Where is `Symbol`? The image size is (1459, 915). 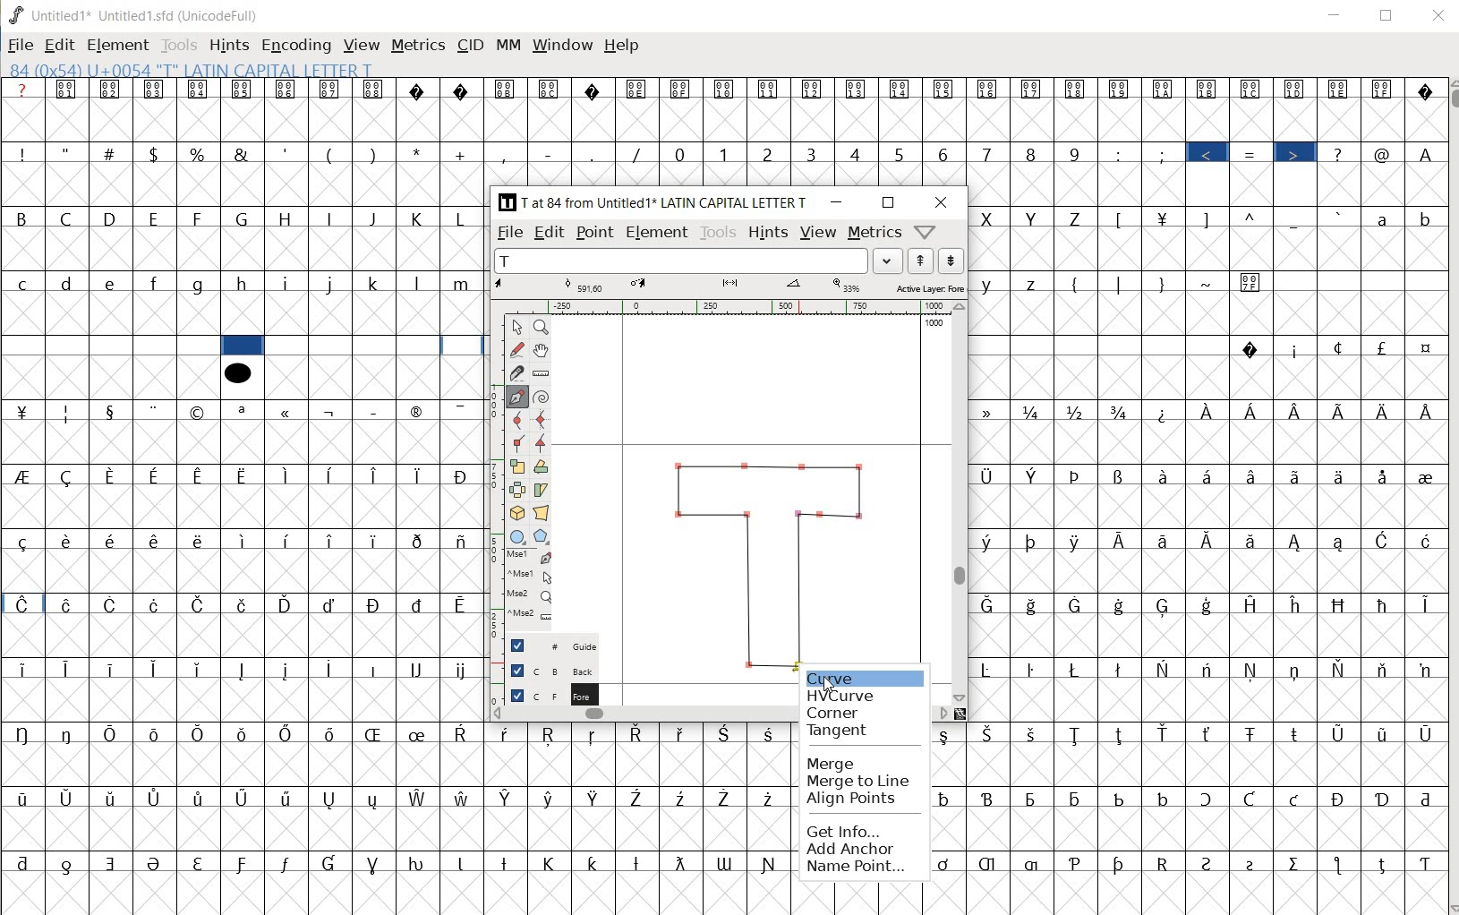 Symbol is located at coordinates (1341, 89).